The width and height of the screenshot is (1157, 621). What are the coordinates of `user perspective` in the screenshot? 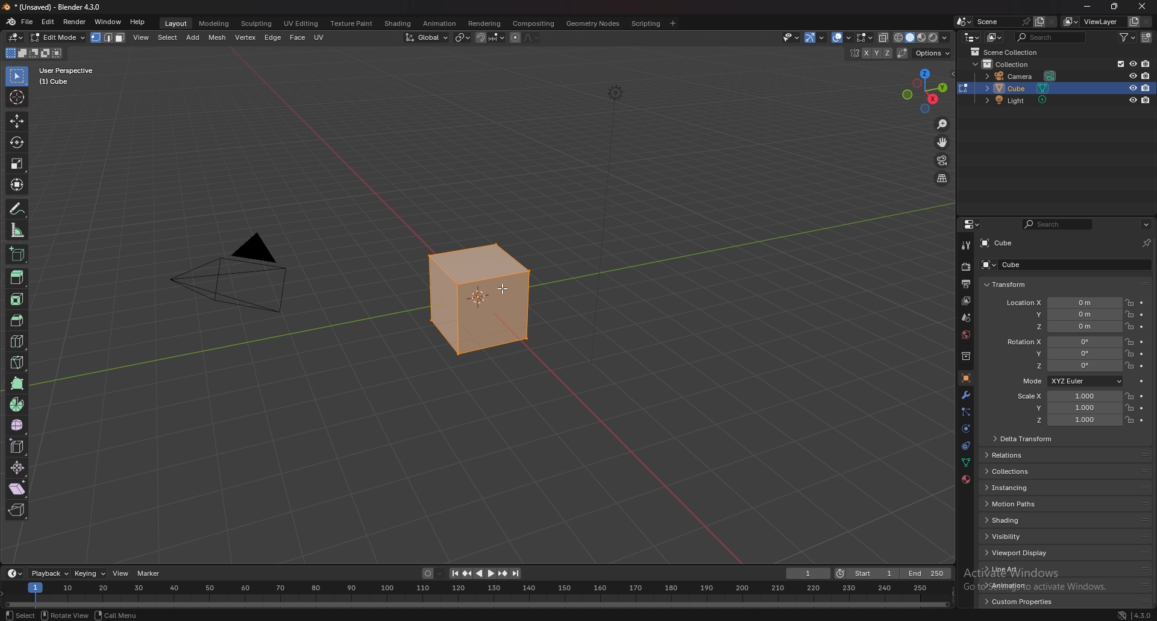 It's located at (69, 76).